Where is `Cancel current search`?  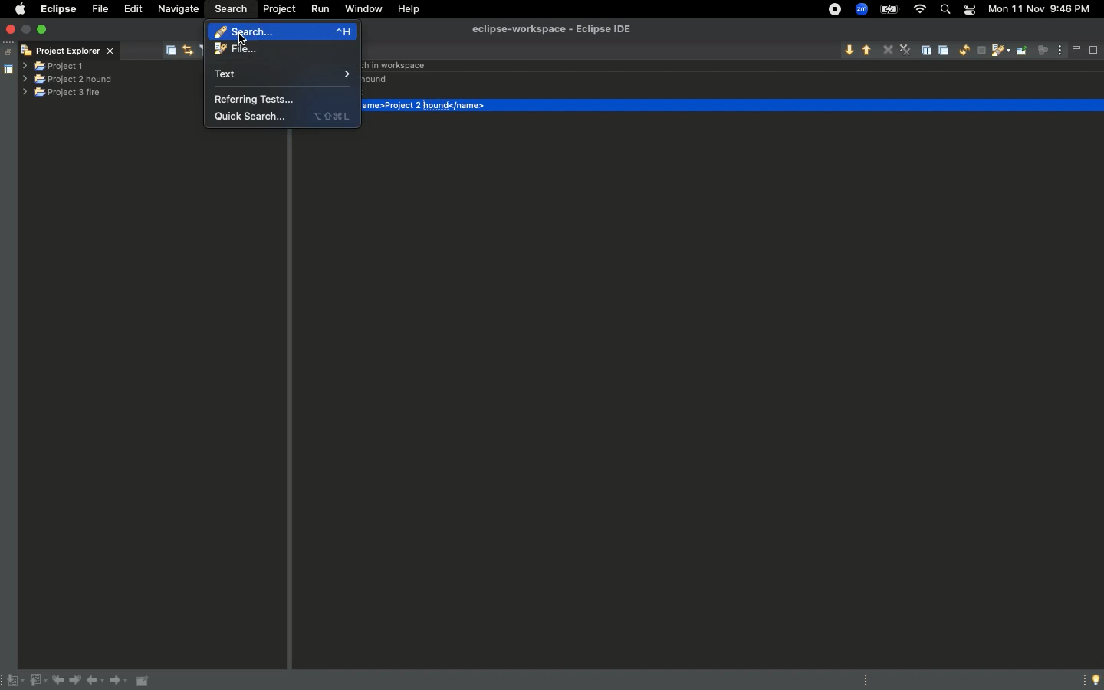 Cancel current search is located at coordinates (981, 51).